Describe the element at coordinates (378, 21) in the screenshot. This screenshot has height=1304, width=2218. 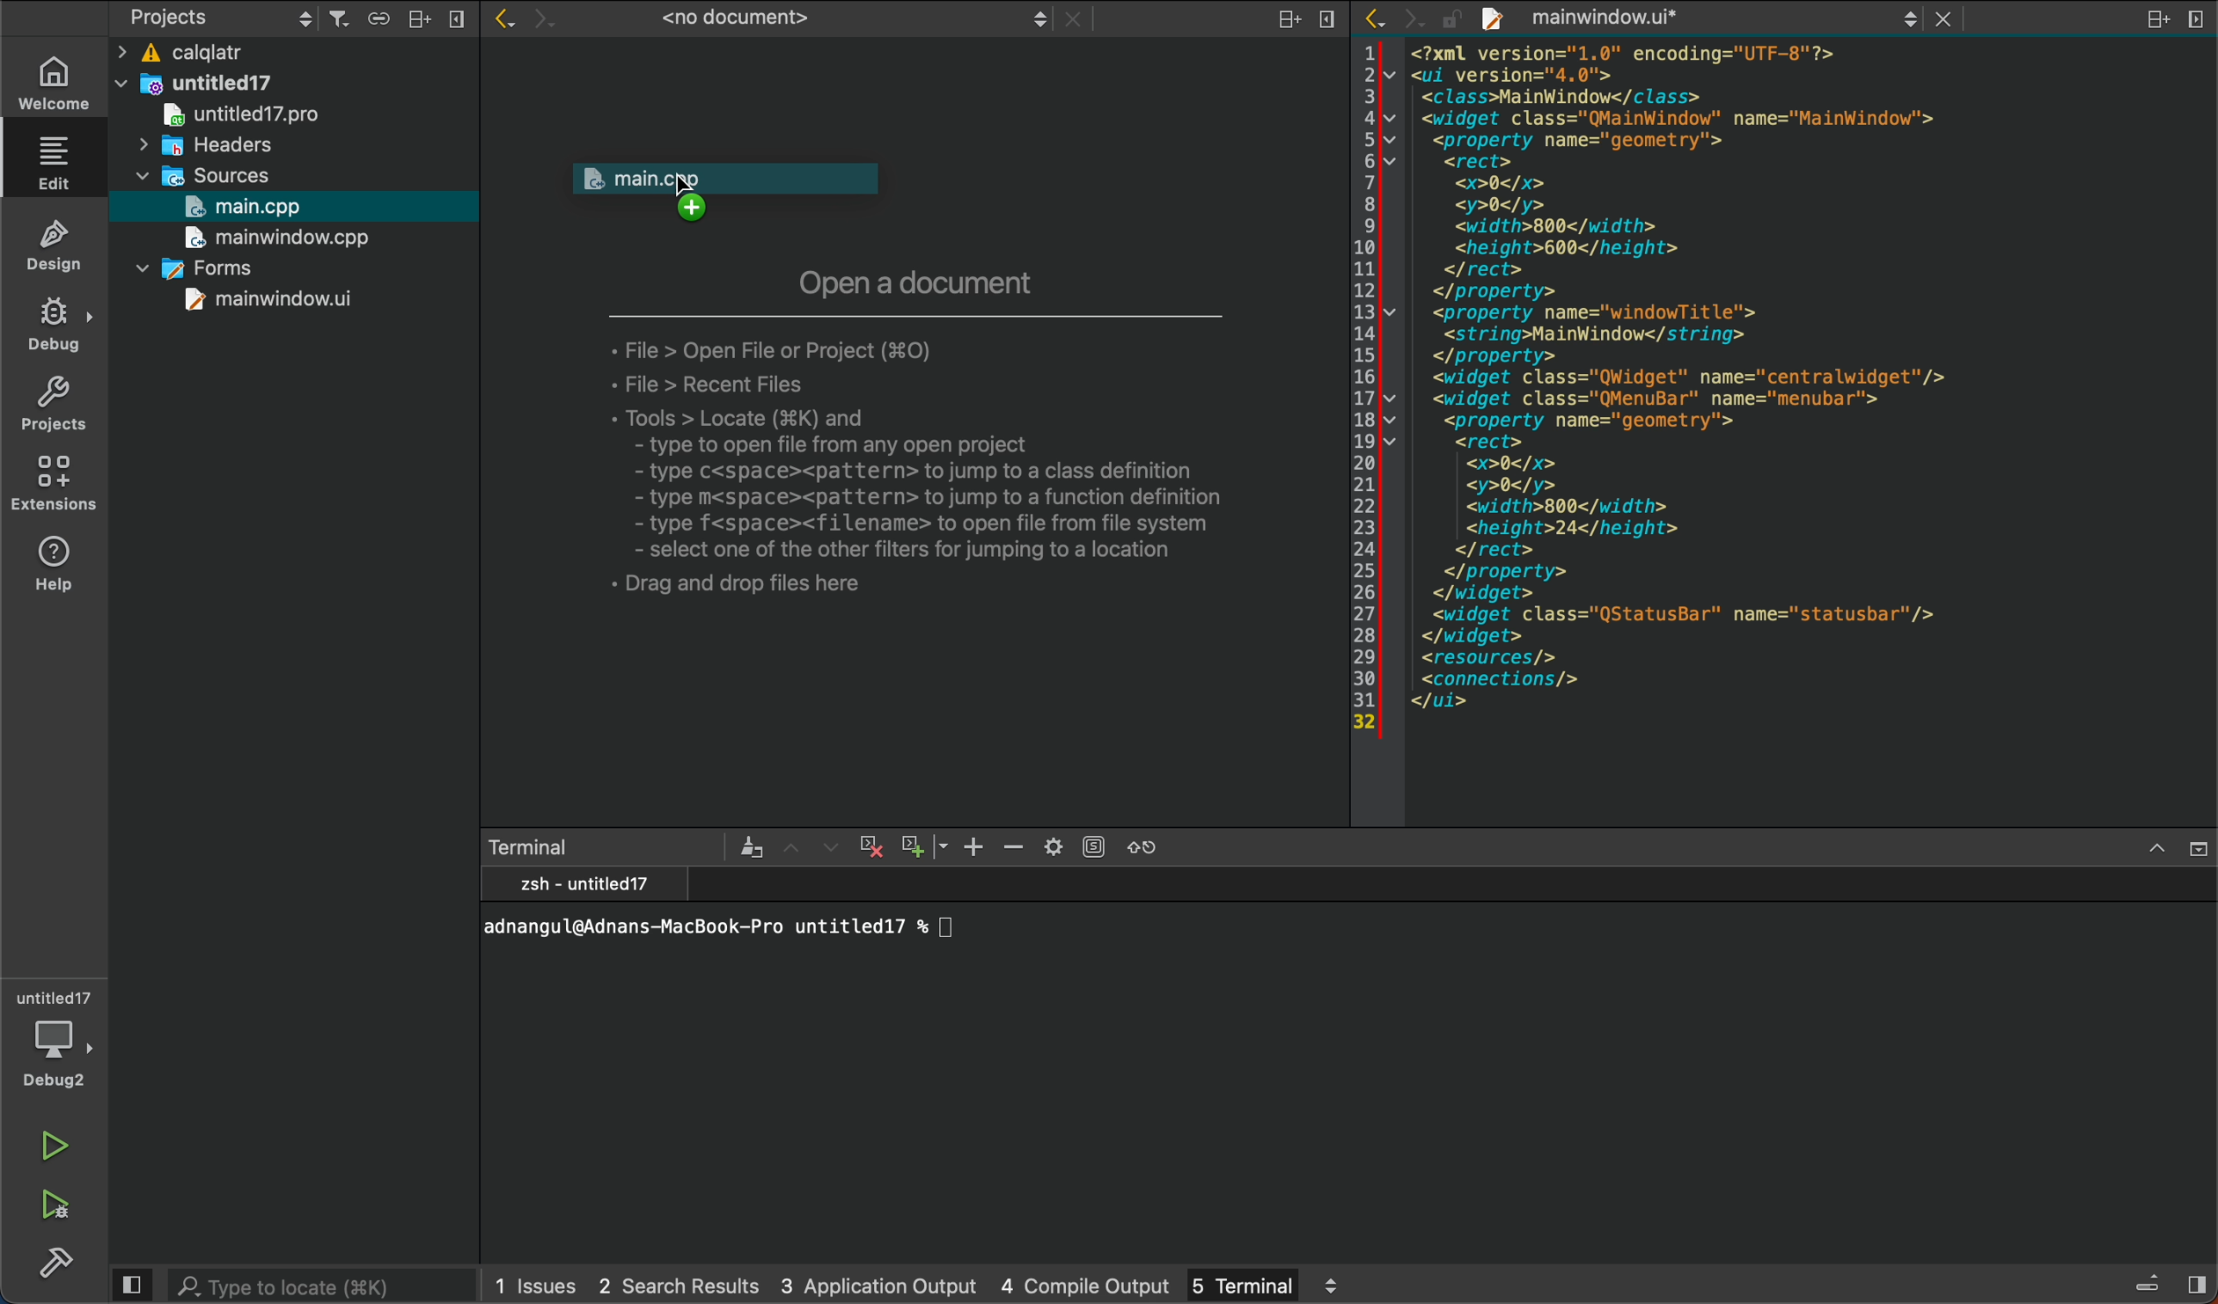
I see `syncronize with editor` at that location.